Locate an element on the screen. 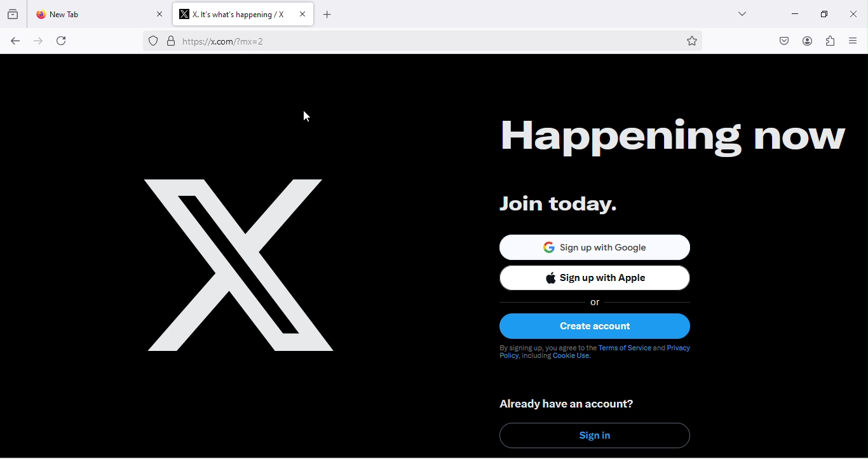 This screenshot has height=459, width=868. proxy is located at coordinates (152, 41).